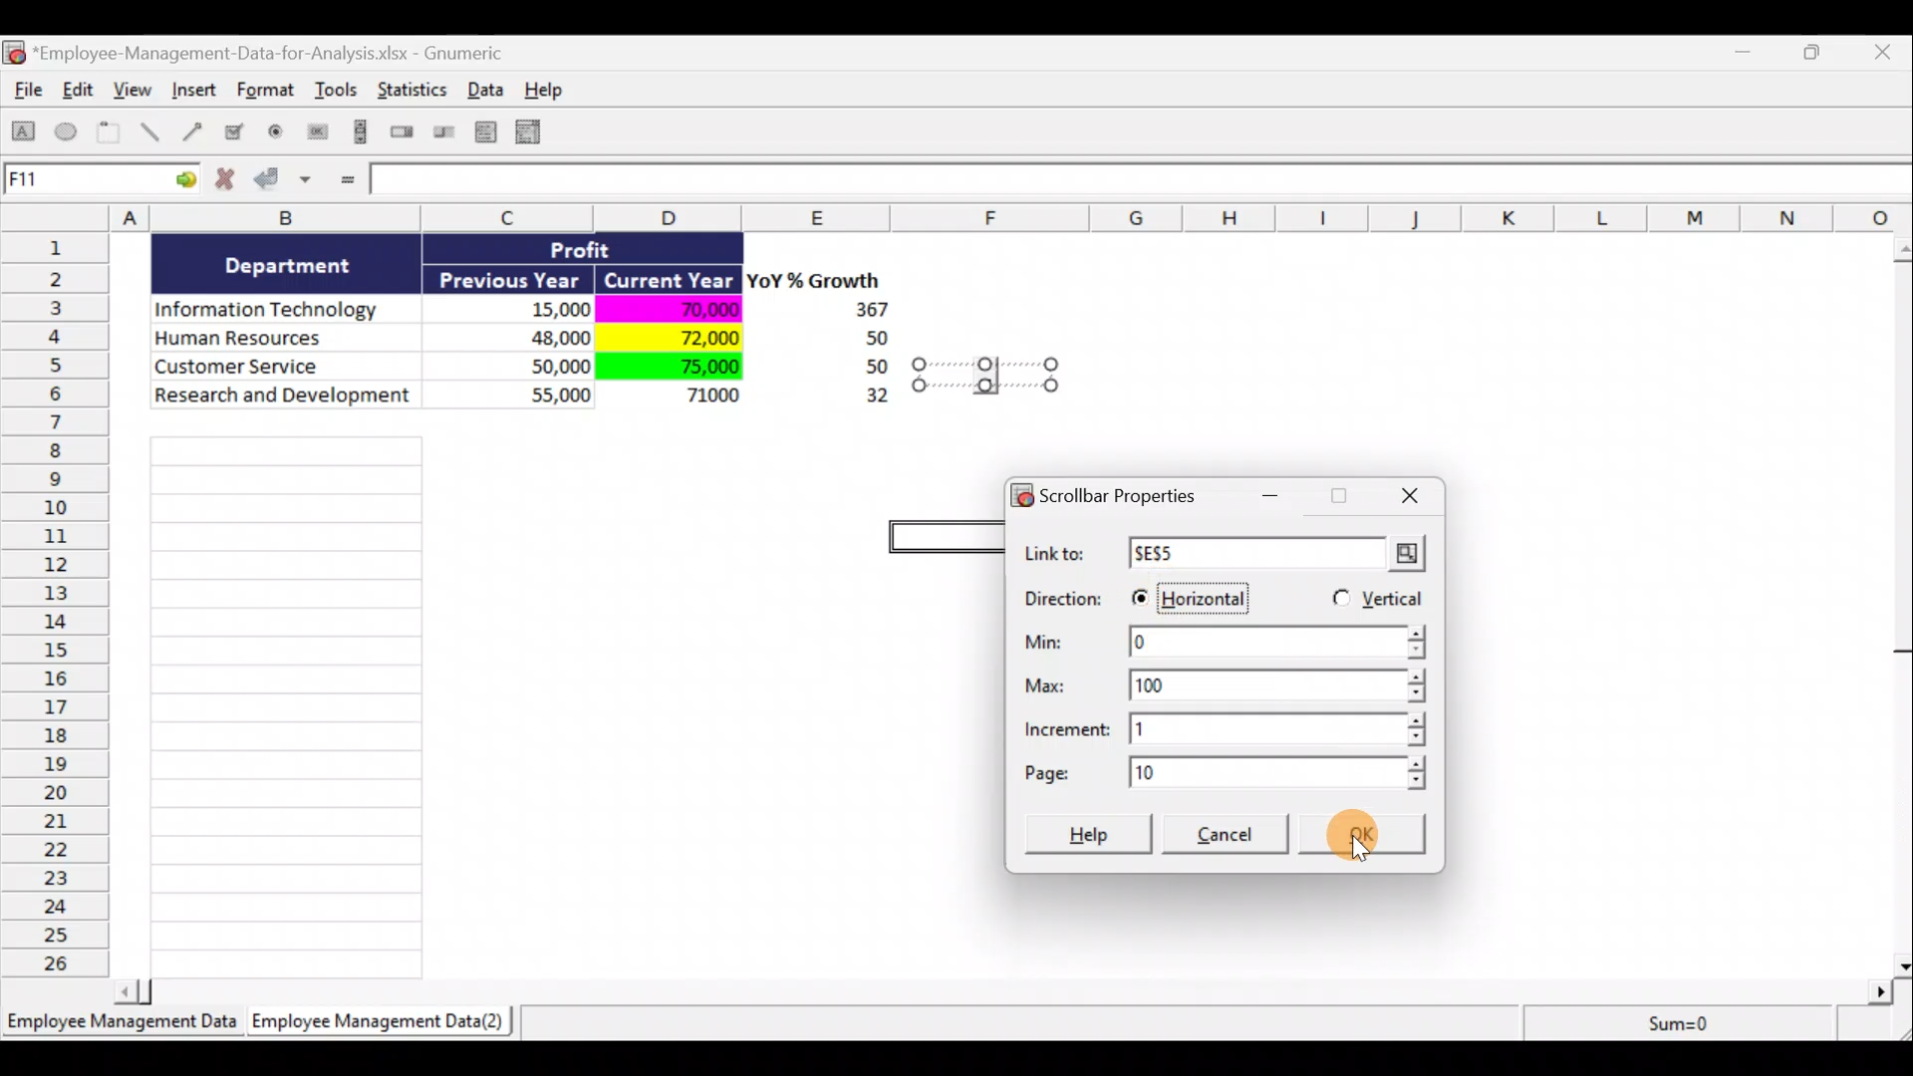  Describe the element at coordinates (1370, 848) in the screenshot. I see `Cursor` at that location.